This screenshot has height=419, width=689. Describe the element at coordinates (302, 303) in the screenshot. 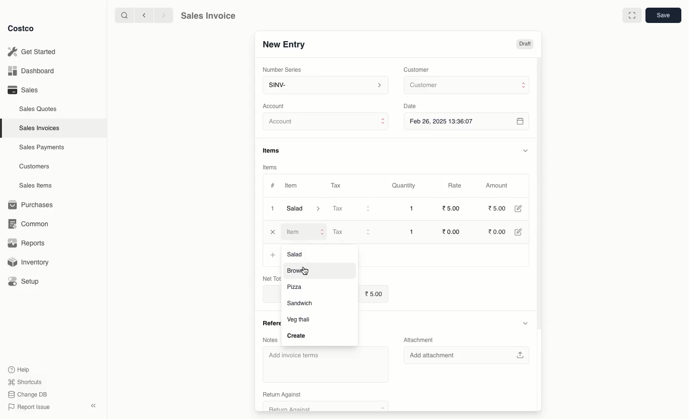

I see `‘Sandwich` at that location.